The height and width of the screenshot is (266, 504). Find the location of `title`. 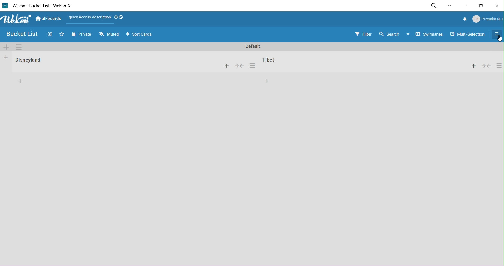

title is located at coordinates (46, 6).